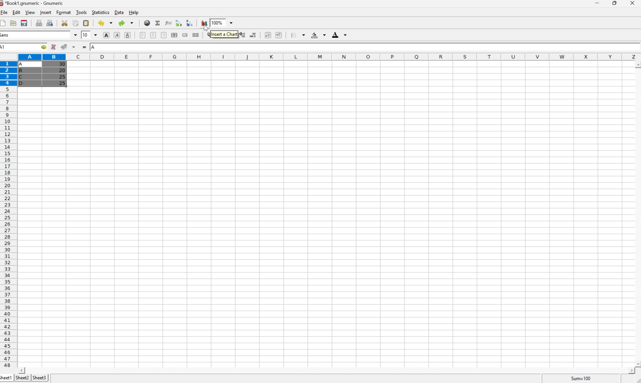 This screenshot has height=383, width=641. Describe the element at coordinates (106, 35) in the screenshot. I see `Bold` at that location.